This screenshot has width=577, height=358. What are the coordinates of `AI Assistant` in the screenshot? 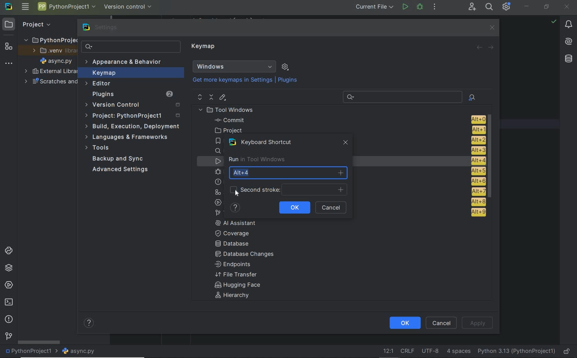 It's located at (240, 223).